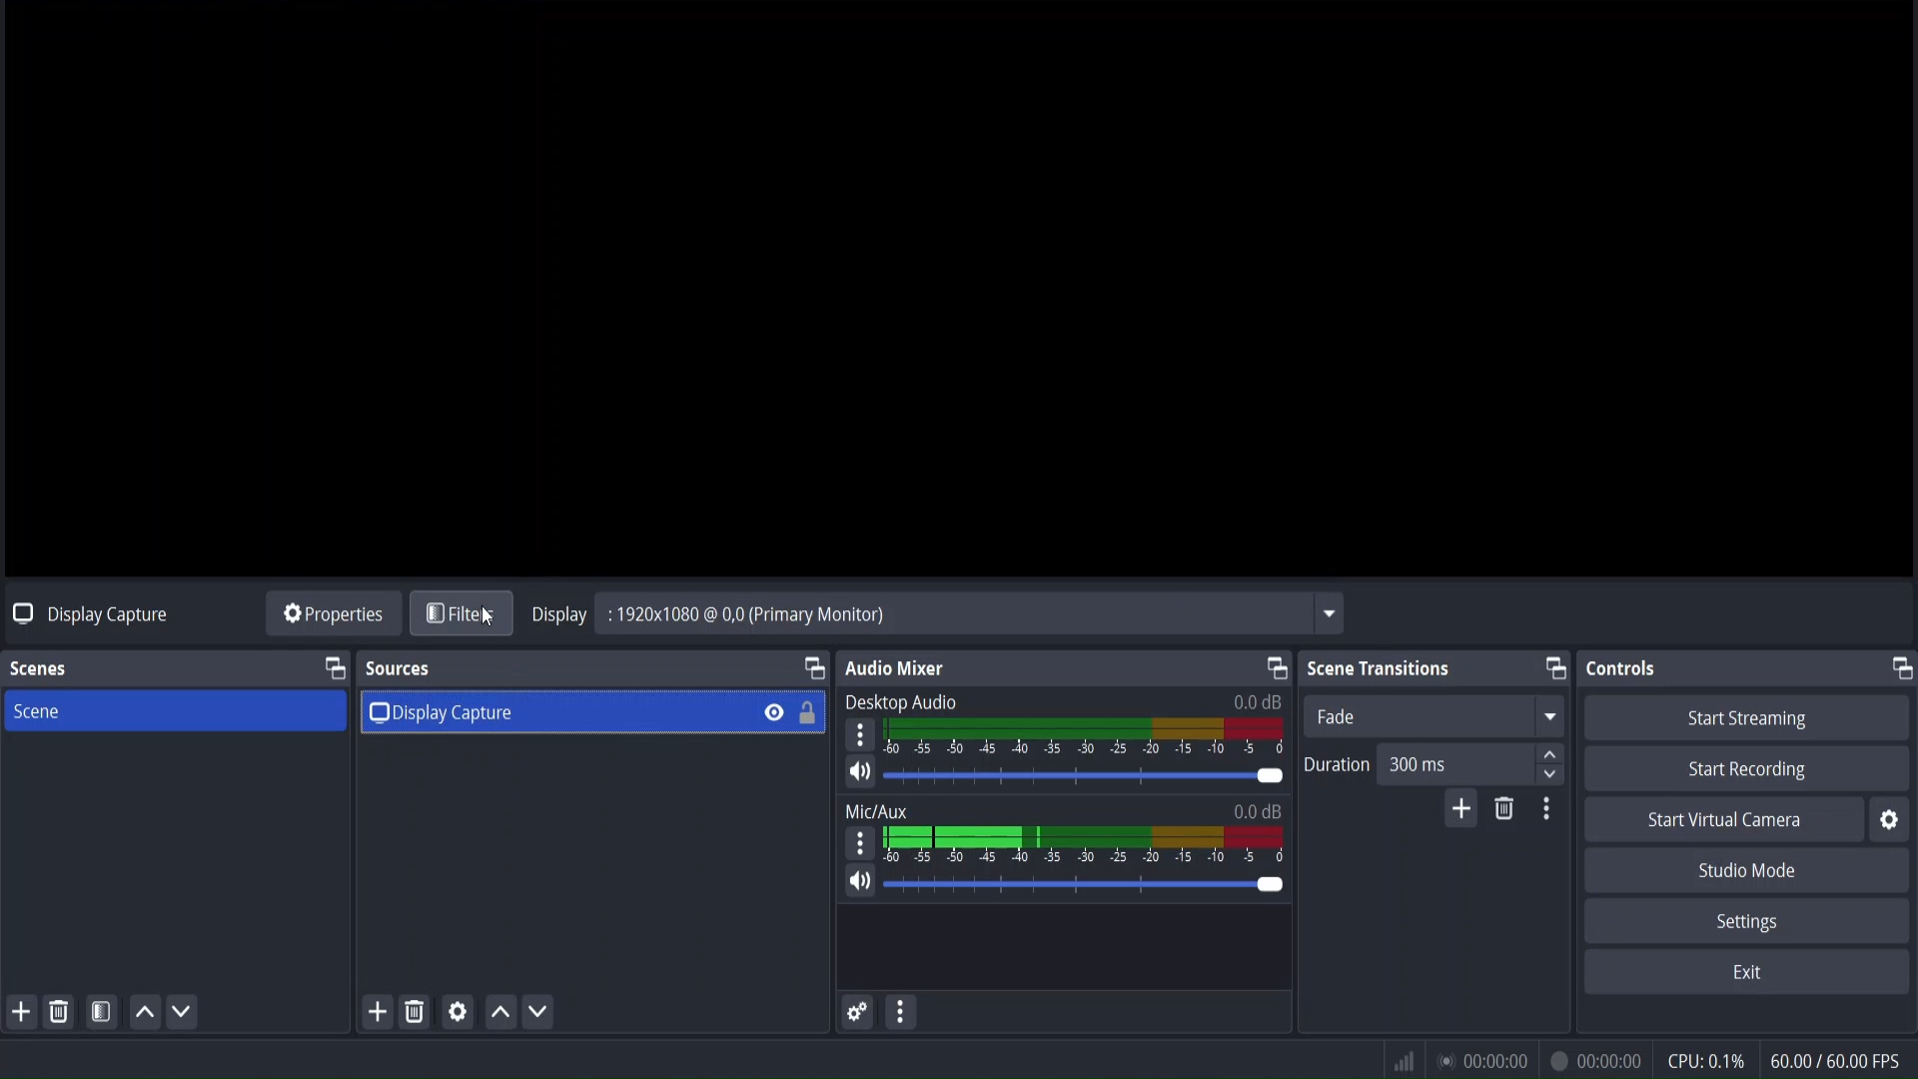  Describe the element at coordinates (1556, 738) in the screenshot. I see `up/down button` at that location.